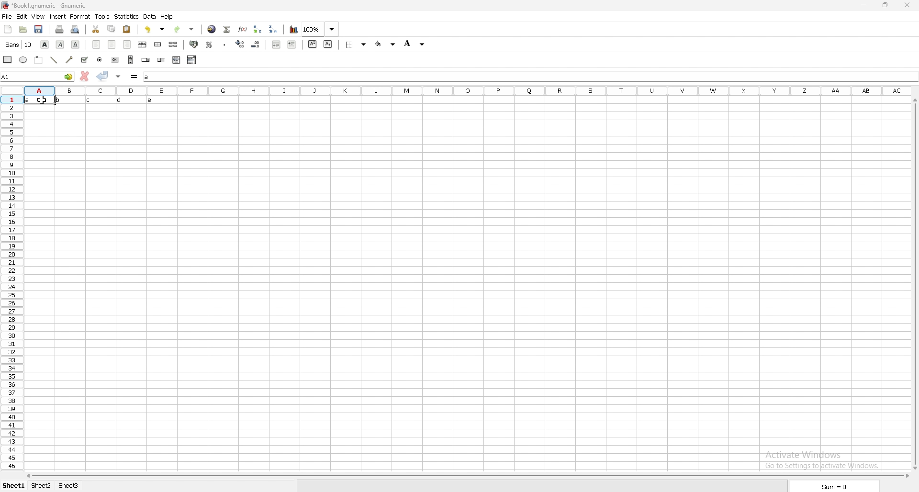 The height and width of the screenshot is (492, 919). What do you see at coordinates (313, 45) in the screenshot?
I see `superscript` at bounding box center [313, 45].